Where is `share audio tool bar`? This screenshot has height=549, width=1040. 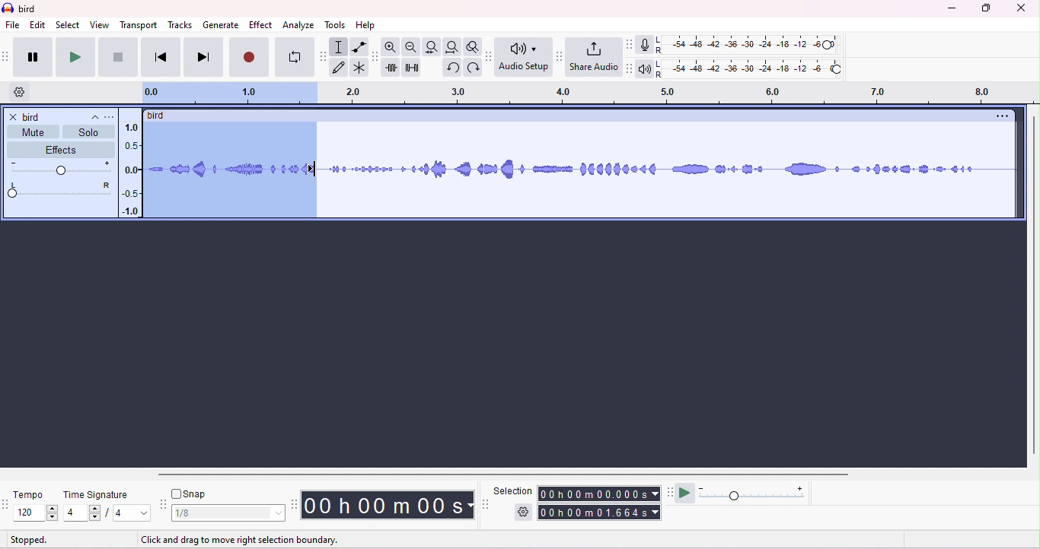 share audio tool bar is located at coordinates (560, 56).